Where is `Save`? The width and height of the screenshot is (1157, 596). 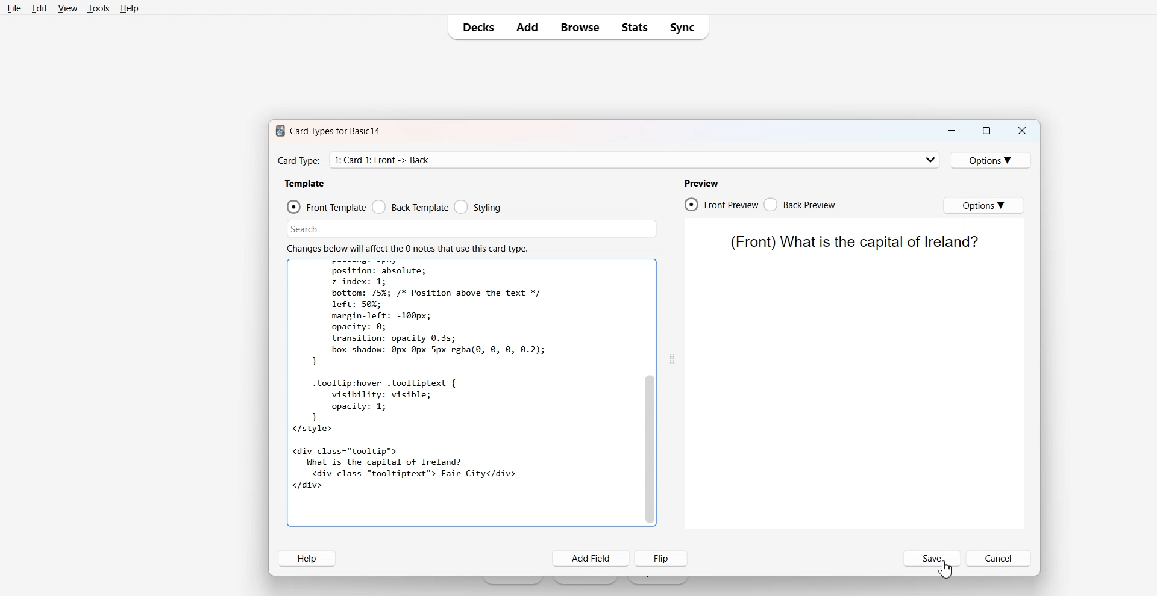 Save is located at coordinates (932, 559).